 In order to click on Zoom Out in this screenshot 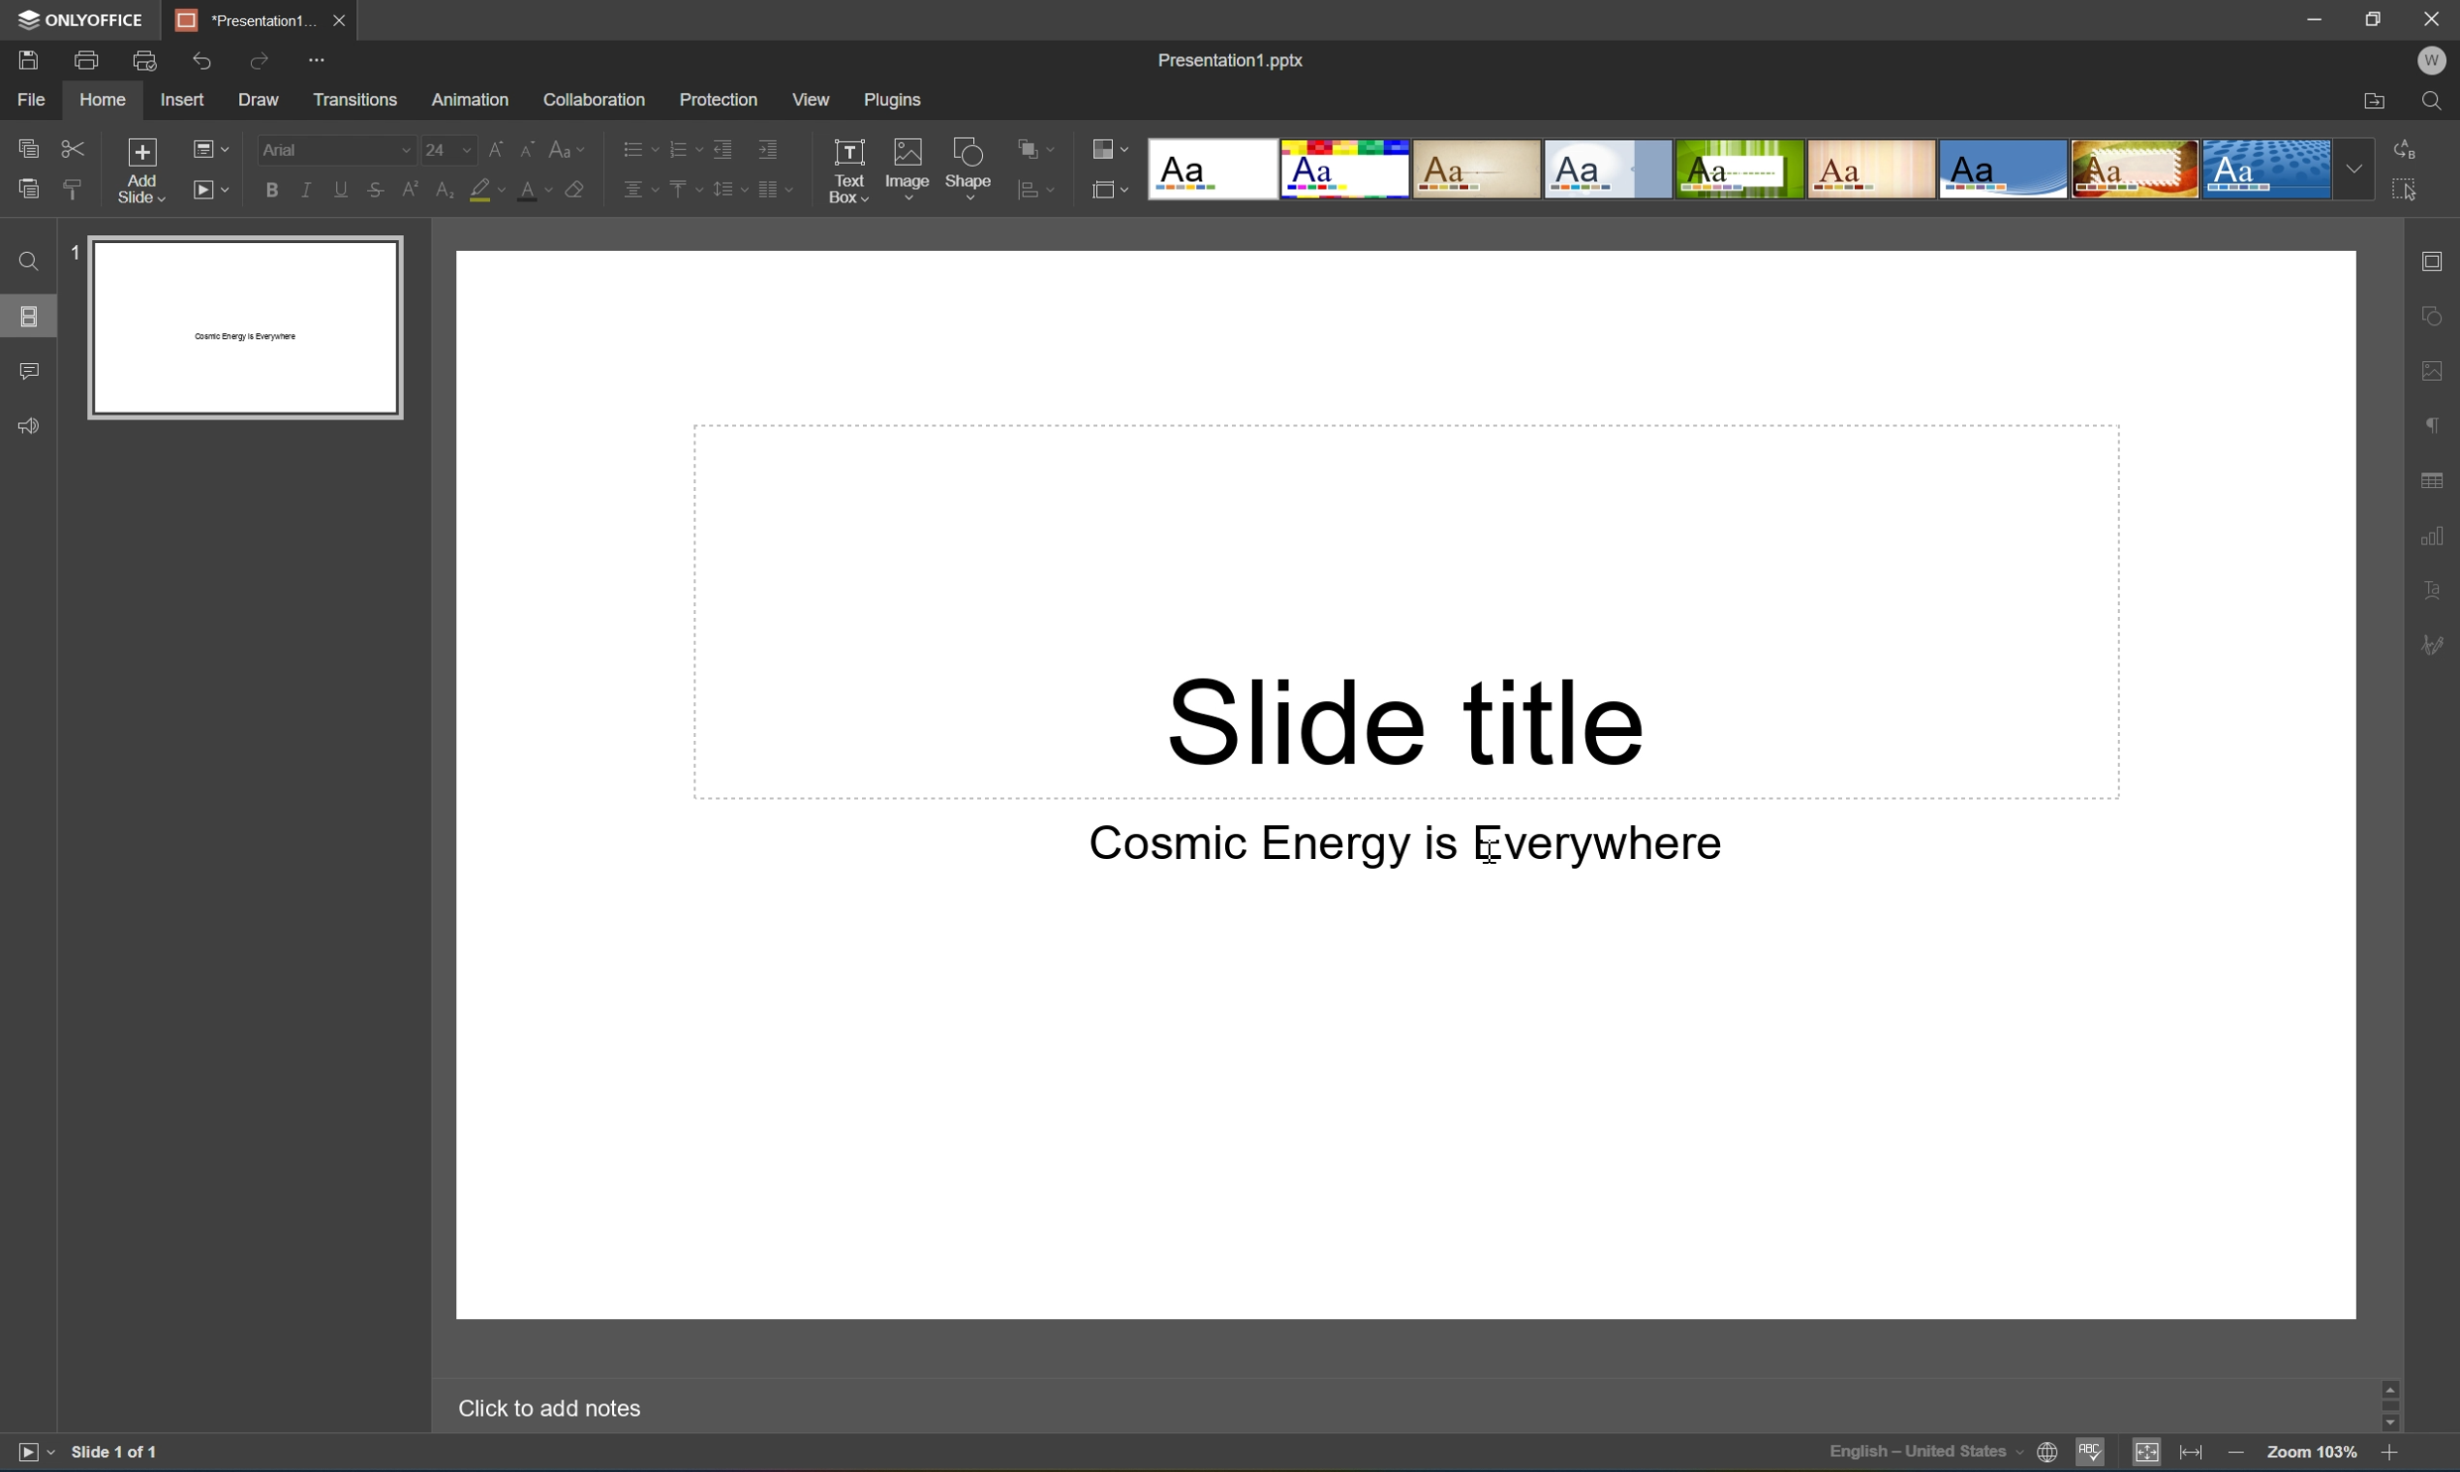, I will do `click(2234, 1453)`.